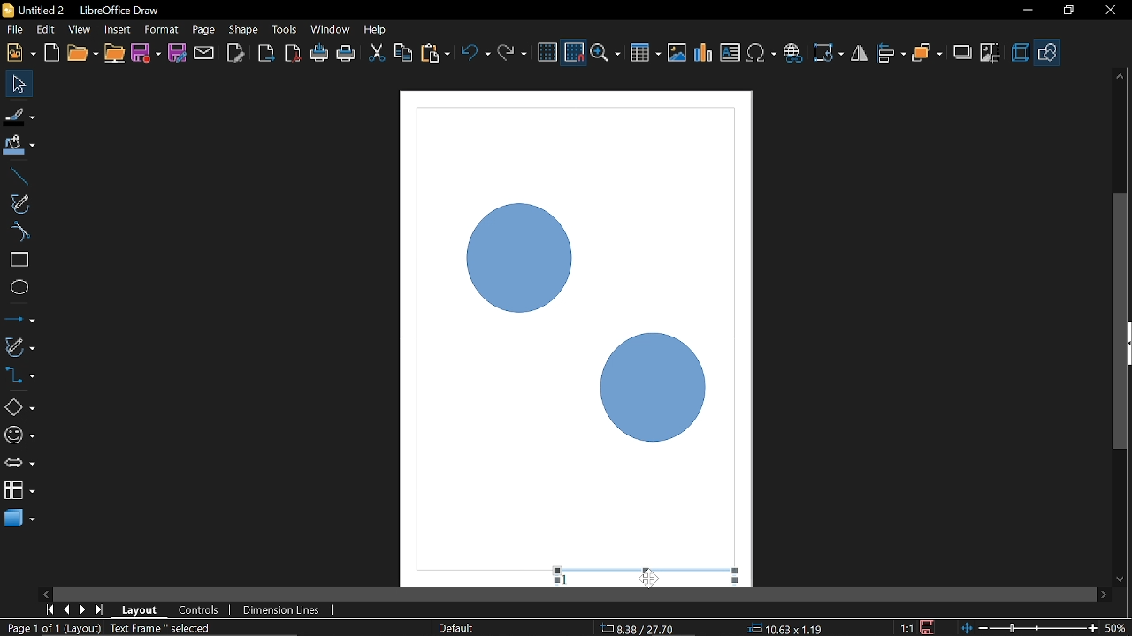 The width and height of the screenshot is (1132, 636). What do you see at coordinates (575, 53) in the screenshot?
I see `snap to grid` at bounding box center [575, 53].